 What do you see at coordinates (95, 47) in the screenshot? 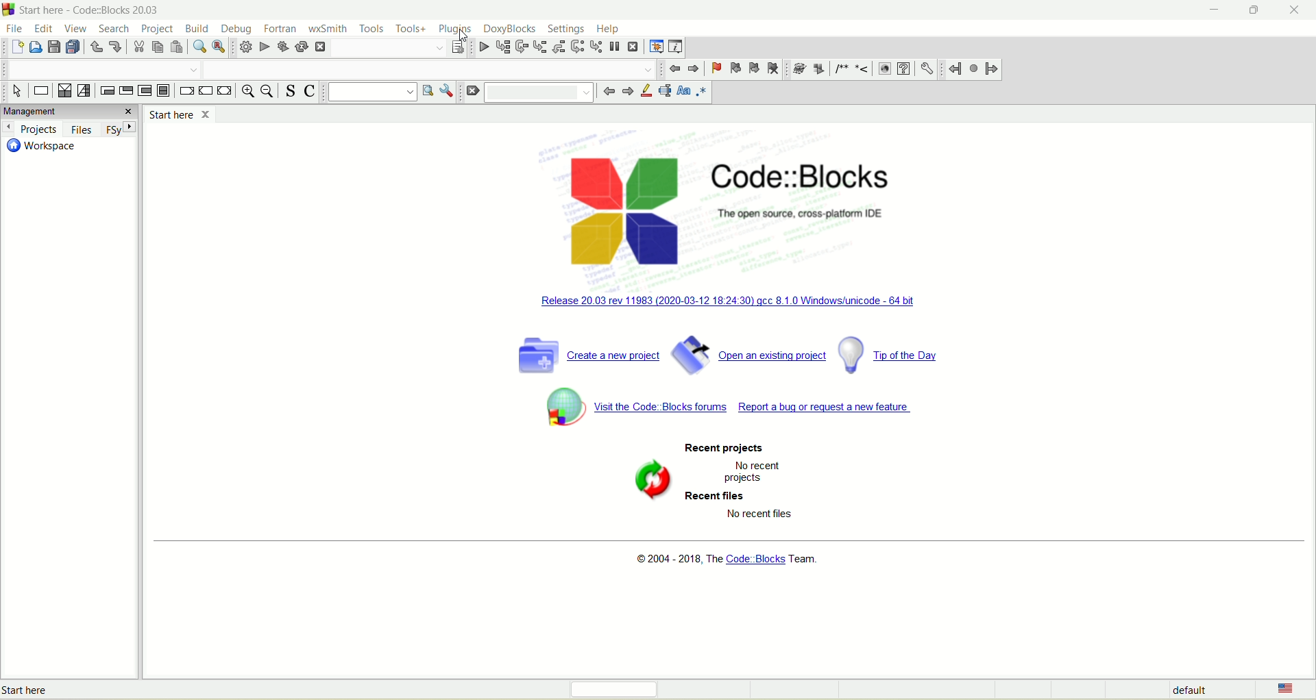
I see `undo` at bounding box center [95, 47].